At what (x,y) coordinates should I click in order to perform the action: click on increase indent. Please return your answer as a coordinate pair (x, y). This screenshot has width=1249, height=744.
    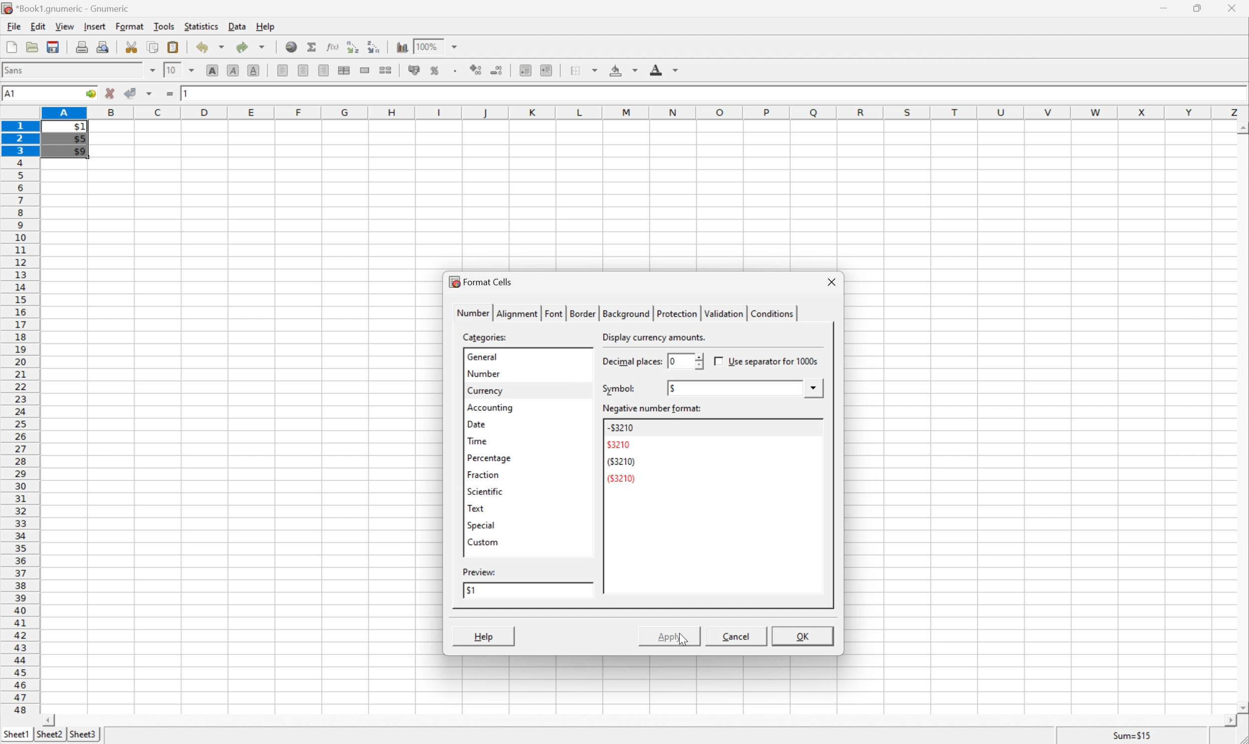
    Looking at the image, I should click on (547, 70).